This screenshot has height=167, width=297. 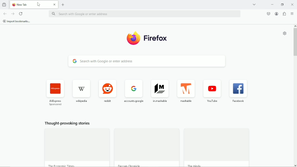 I want to click on Extensions, so click(x=284, y=14).